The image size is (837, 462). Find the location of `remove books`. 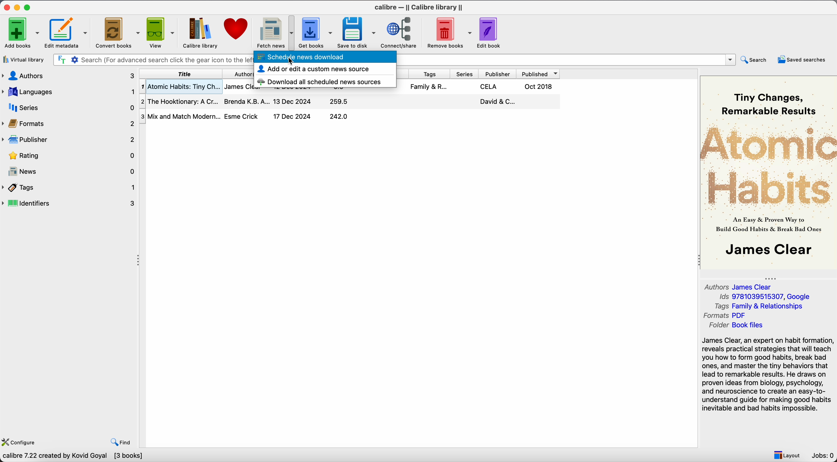

remove books is located at coordinates (449, 32).